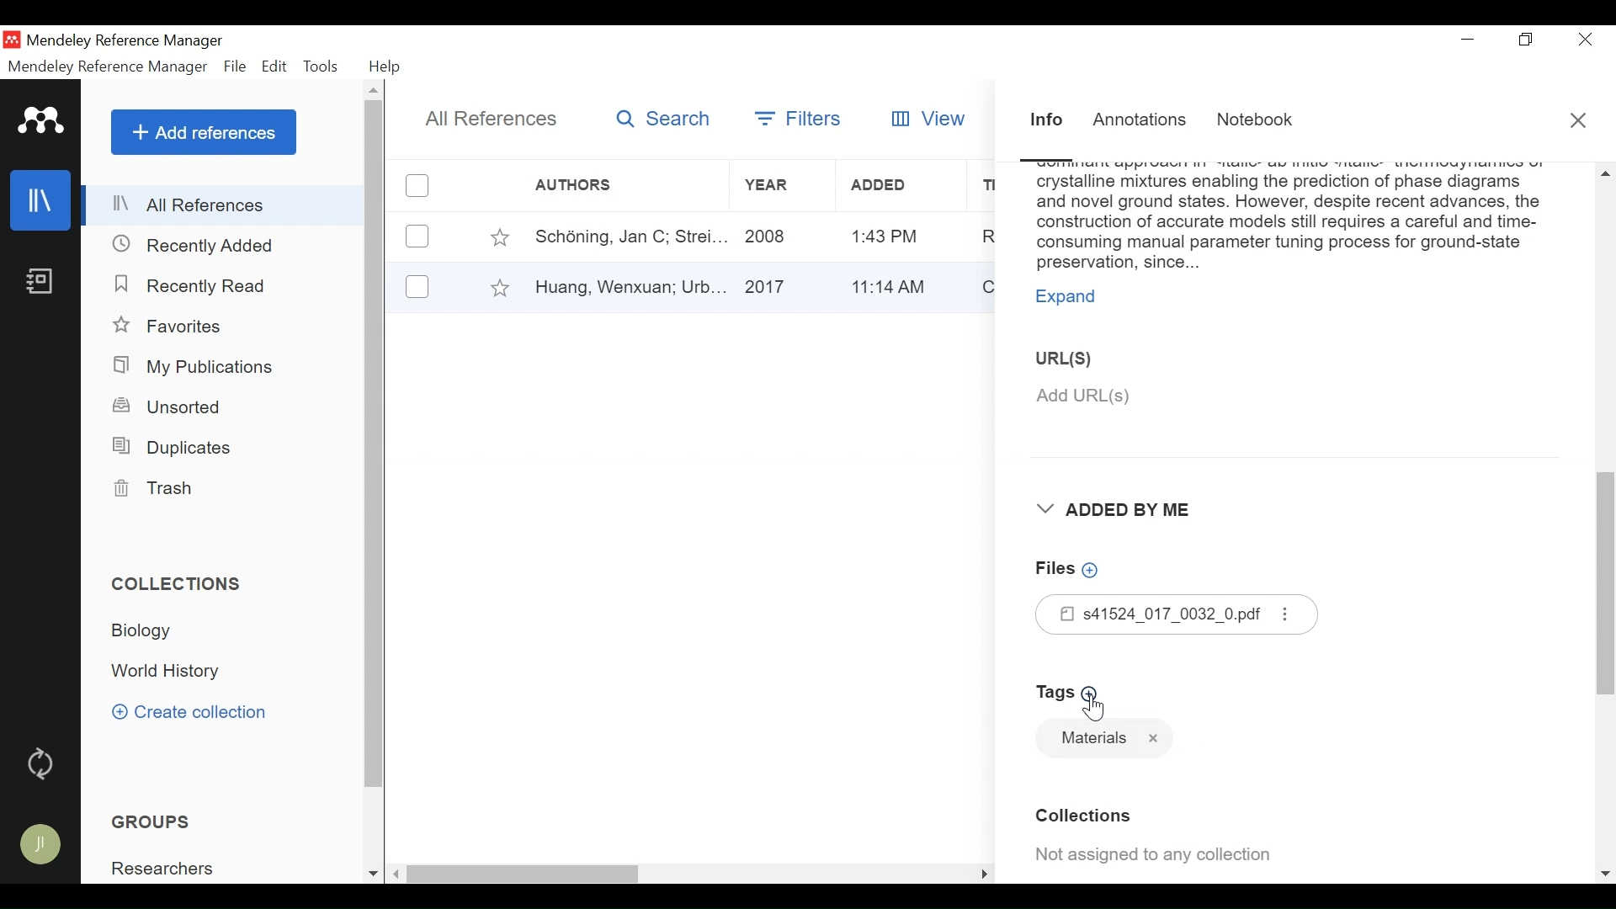  I want to click on (un)select, so click(417, 286).